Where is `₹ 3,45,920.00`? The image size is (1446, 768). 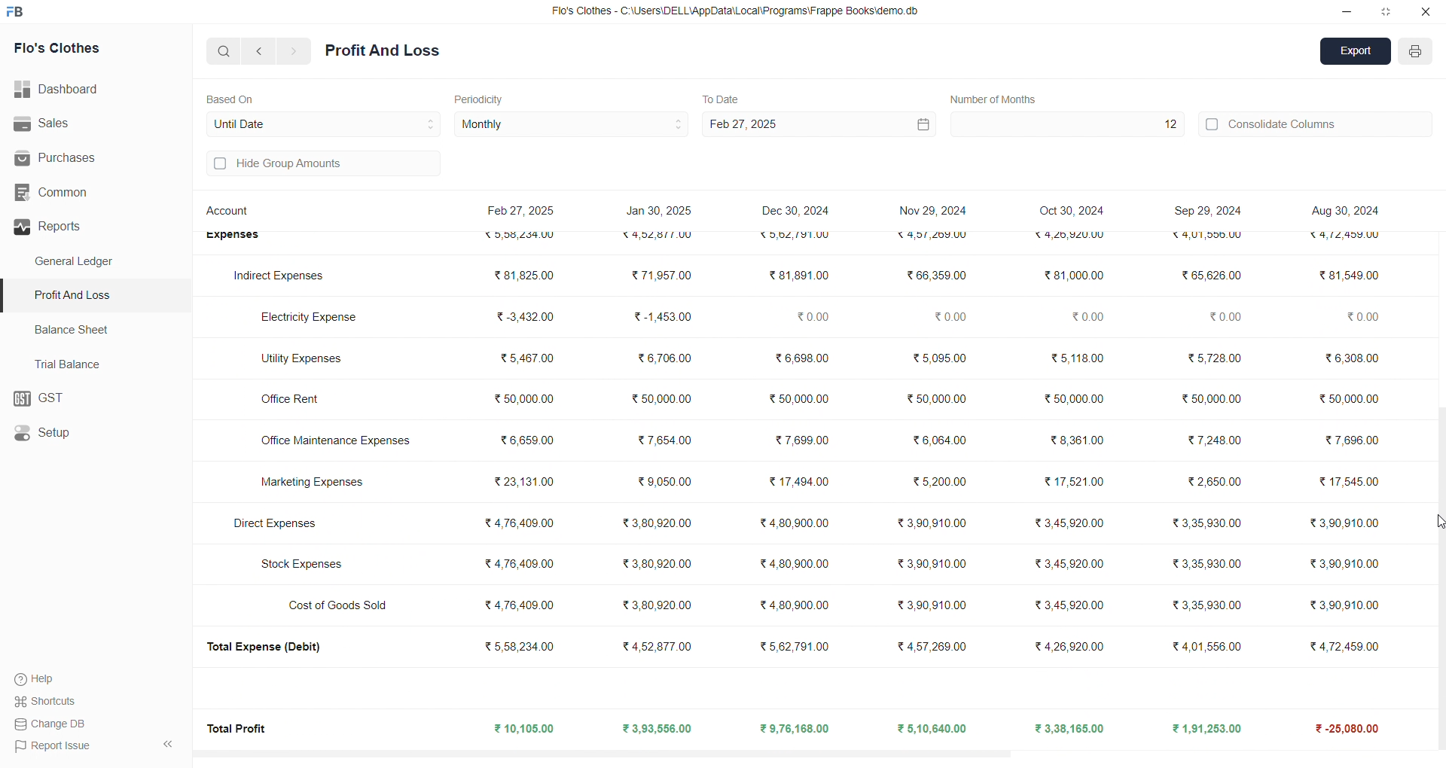 ₹ 3,45,920.00 is located at coordinates (1072, 523).